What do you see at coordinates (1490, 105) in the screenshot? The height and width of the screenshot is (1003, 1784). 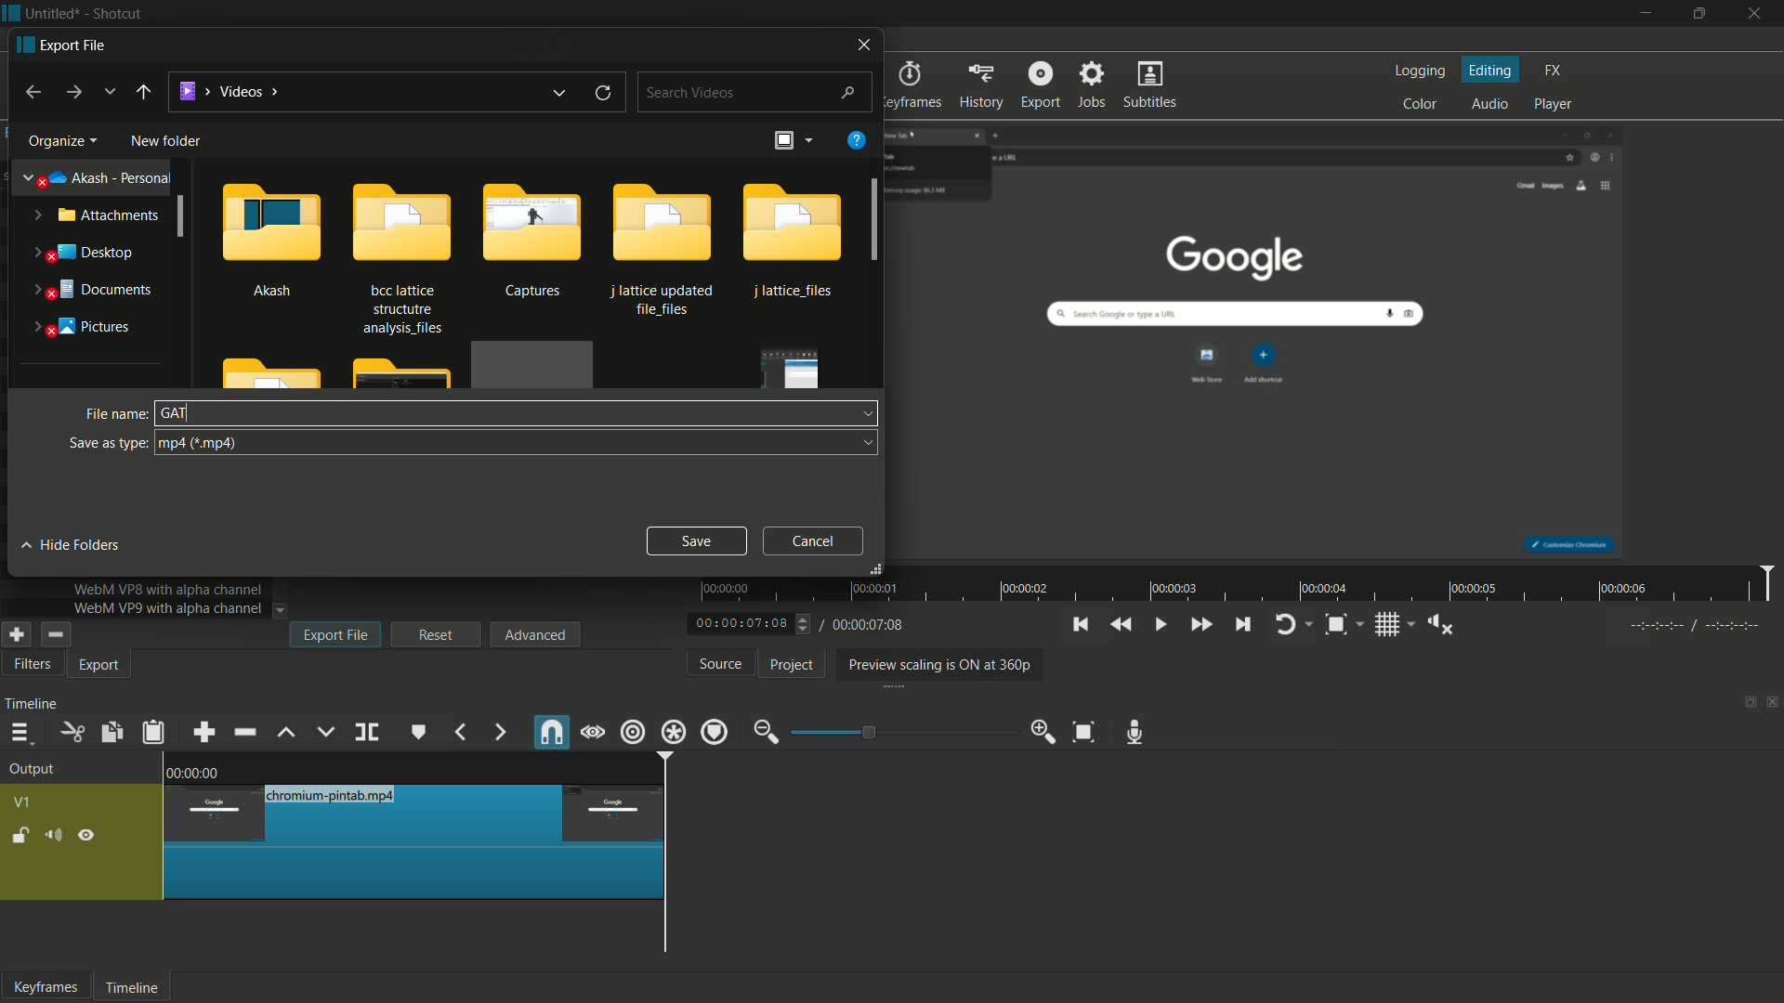 I see `audio` at bounding box center [1490, 105].